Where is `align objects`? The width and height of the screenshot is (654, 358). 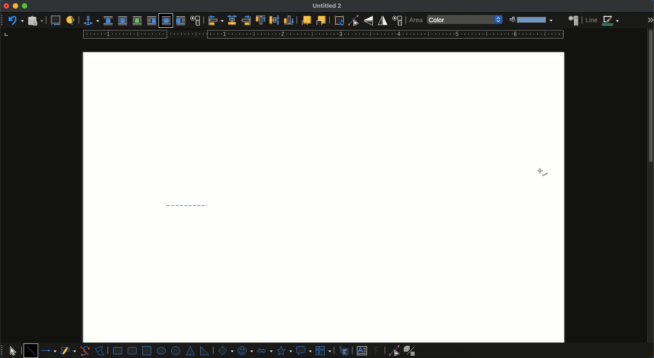 align objects is located at coordinates (216, 20).